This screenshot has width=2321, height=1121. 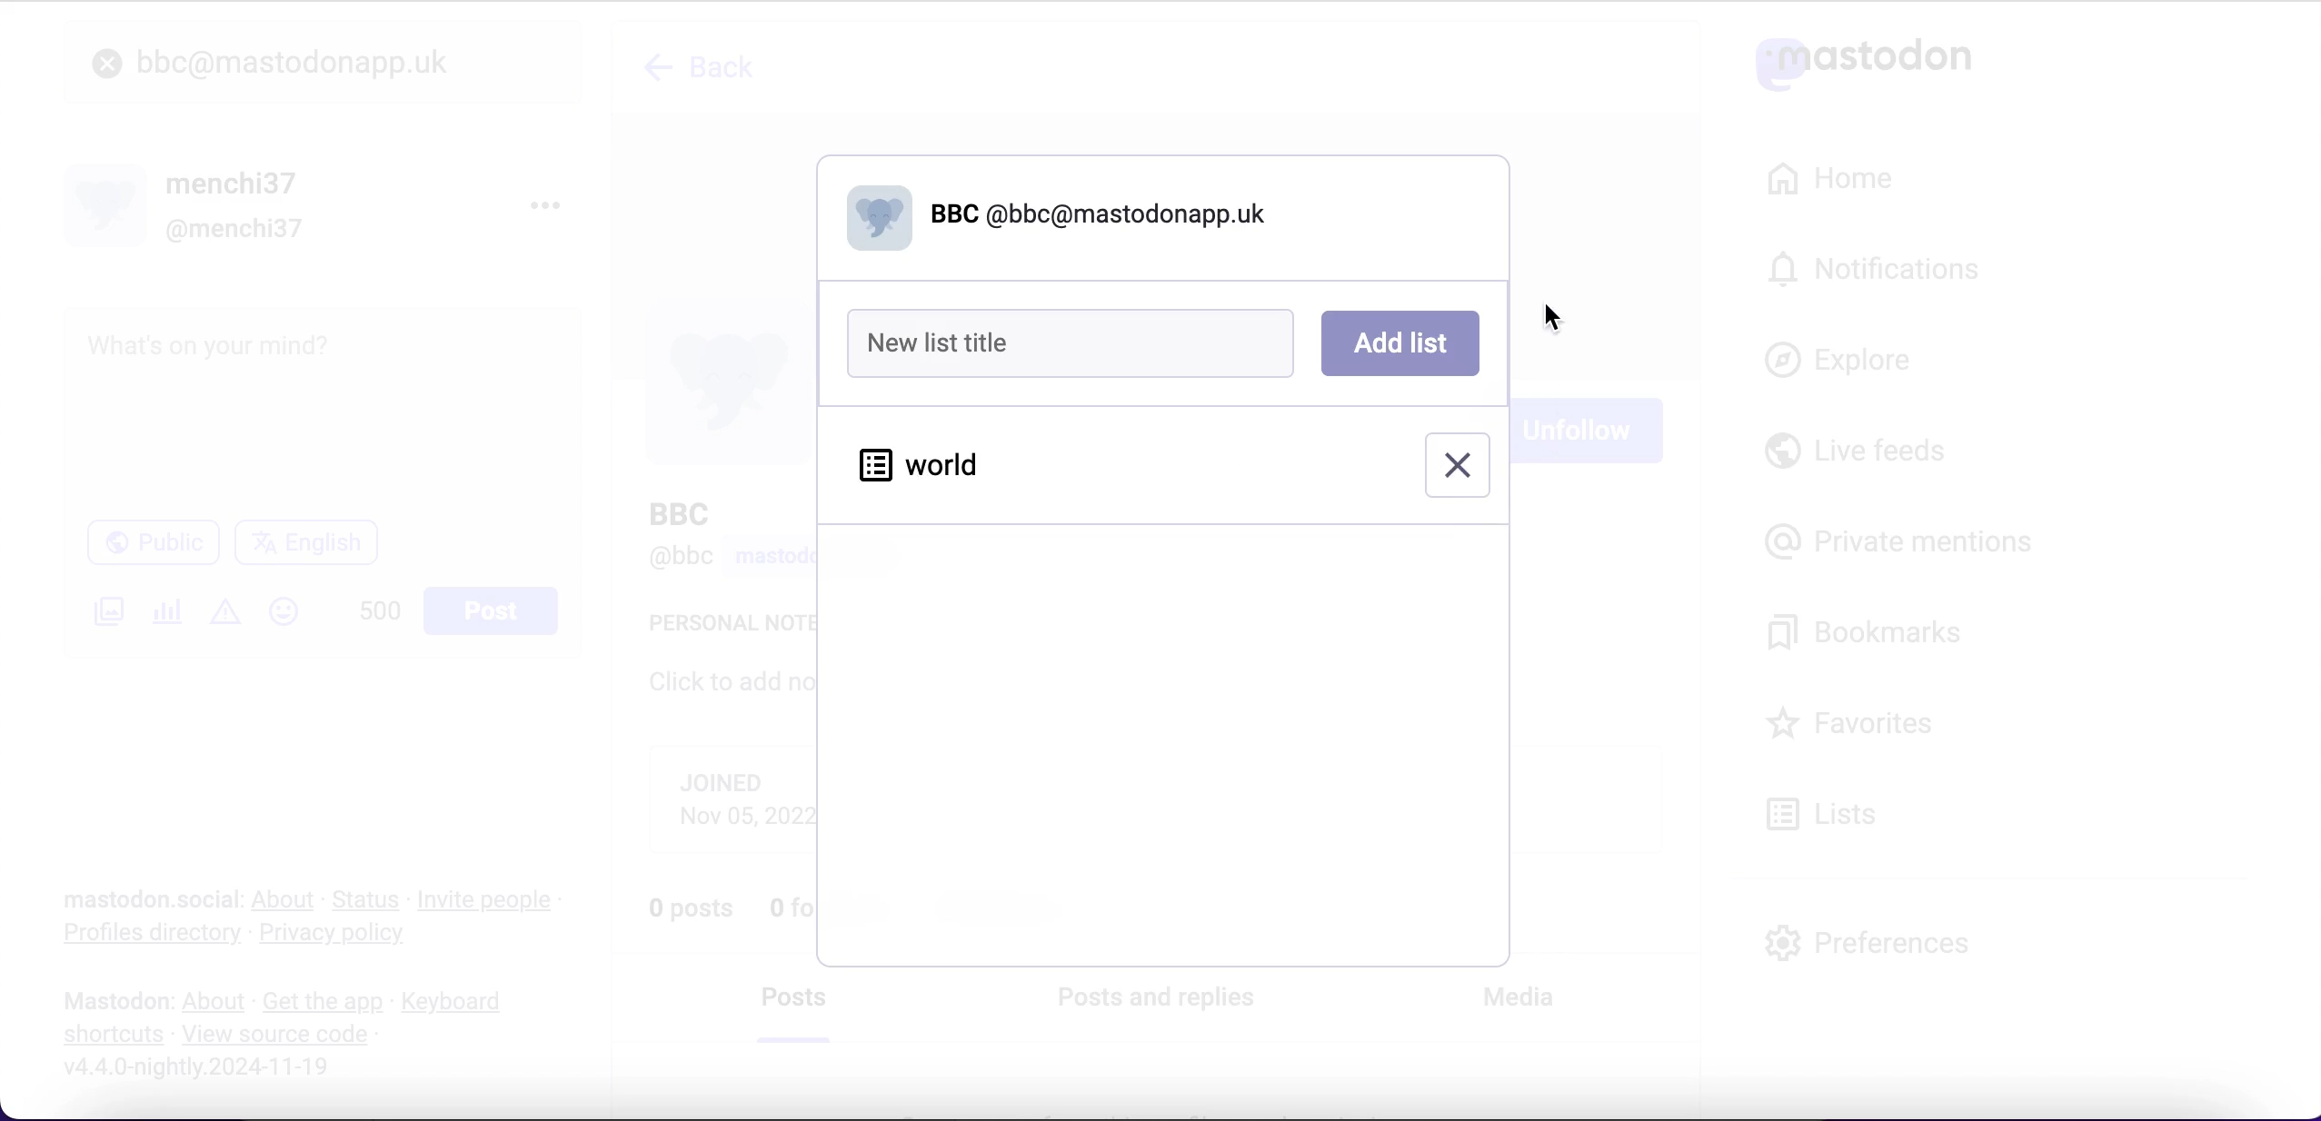 What do you see at coordinates (380, 614) in the screenshot?
I see `characters` at bounding box center [380, 614].